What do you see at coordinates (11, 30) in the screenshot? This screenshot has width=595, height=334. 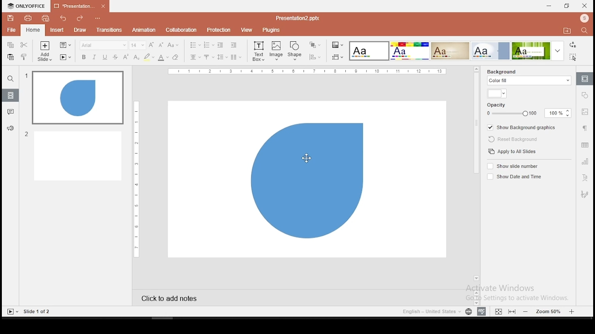 I see `file` at bounding box center [11, 30].